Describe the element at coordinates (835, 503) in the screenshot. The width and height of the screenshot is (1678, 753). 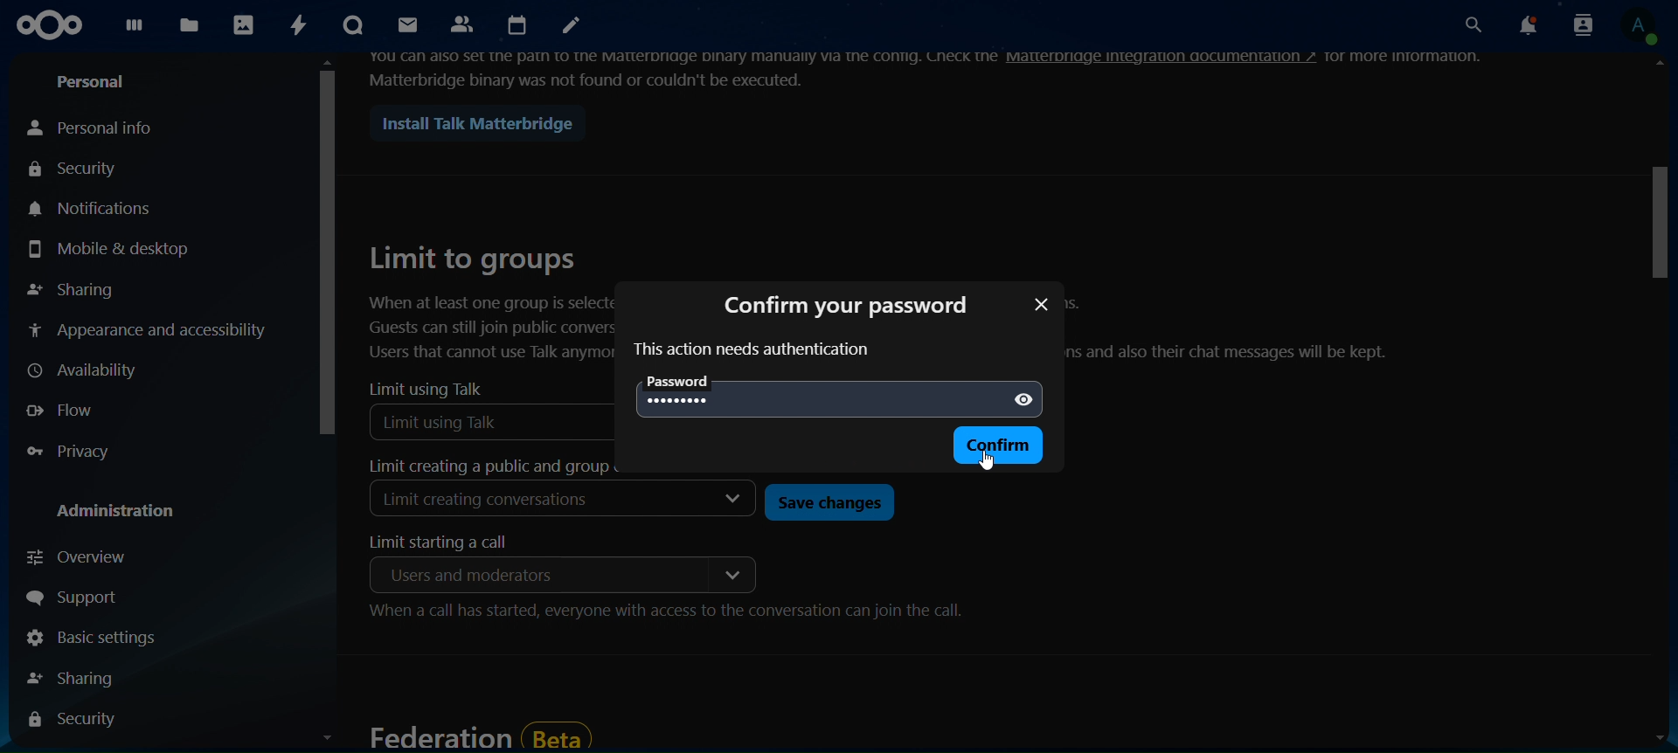
I see `save changes` at that location.